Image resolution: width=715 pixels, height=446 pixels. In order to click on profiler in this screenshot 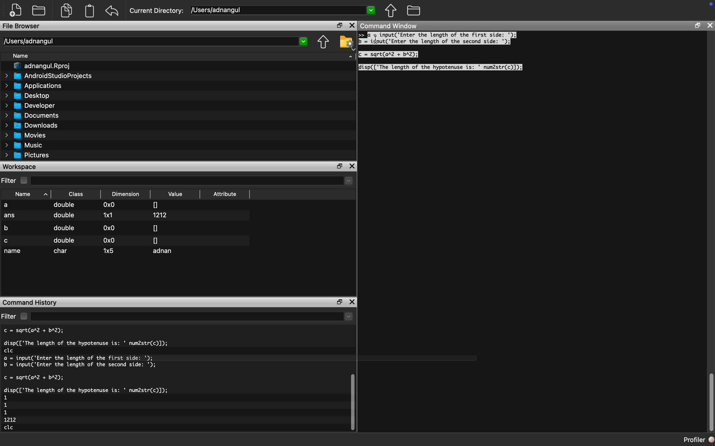, I will do `click(693, 440)`.